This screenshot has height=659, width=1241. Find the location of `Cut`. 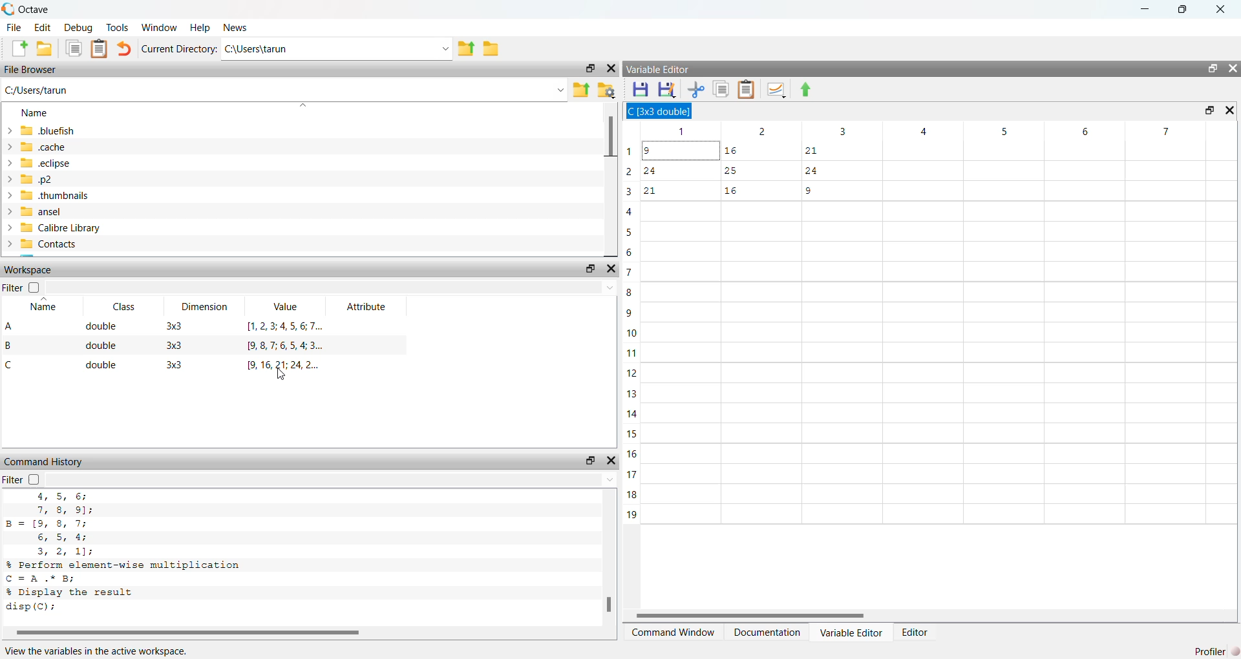

Cut is located at coordinates (697, 89).